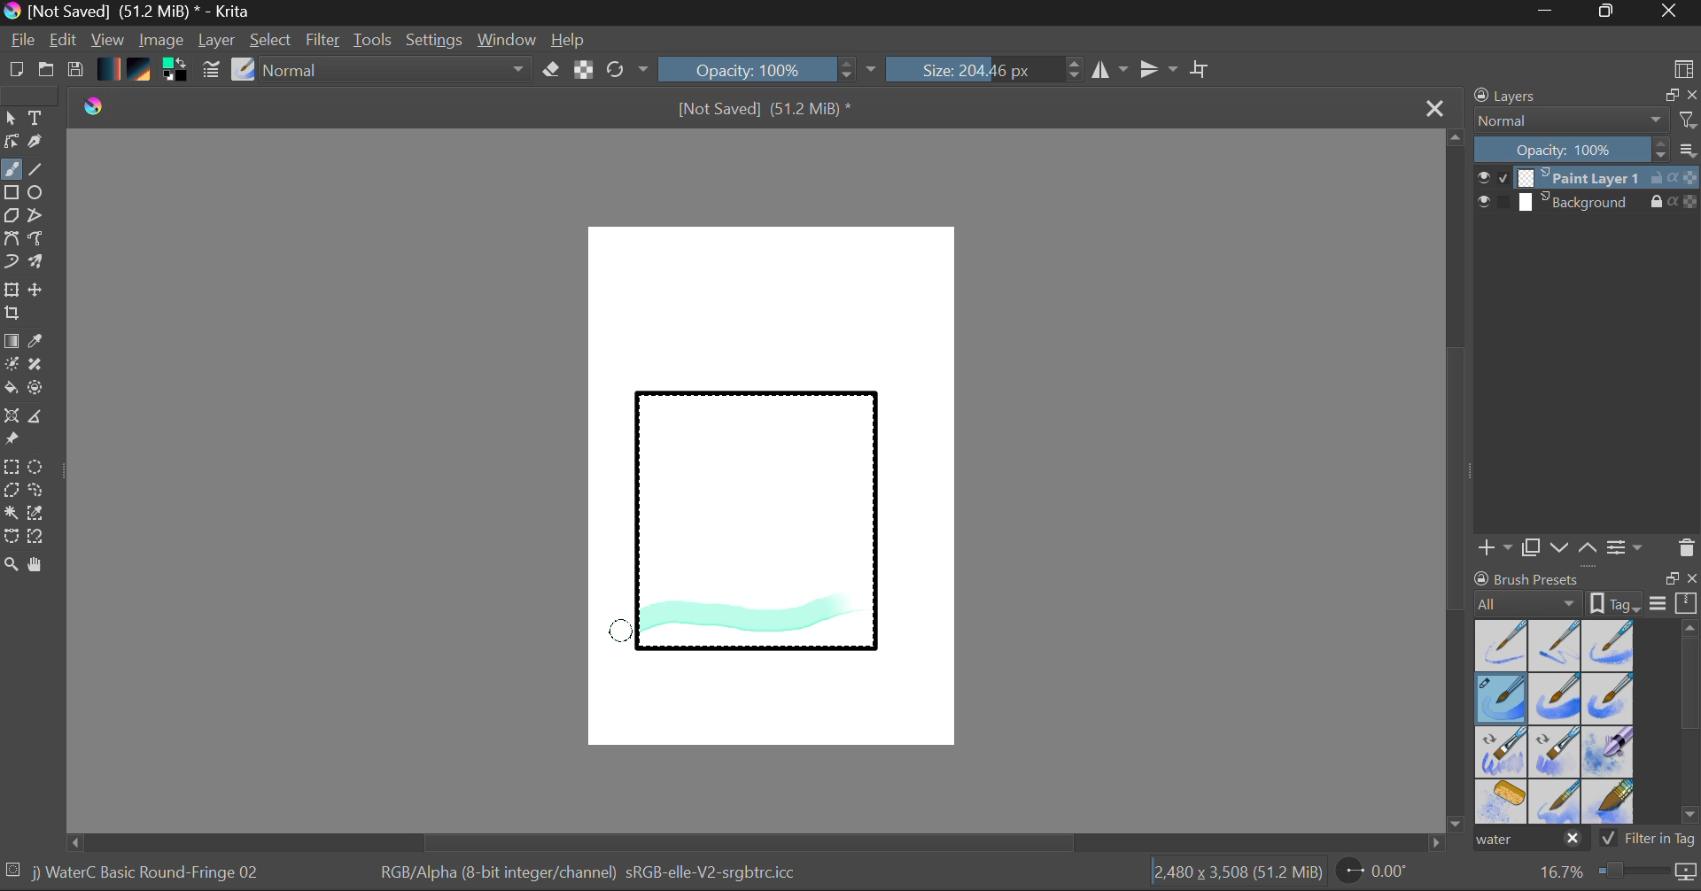  I want to click on Paintbrush, so click(11, 171).